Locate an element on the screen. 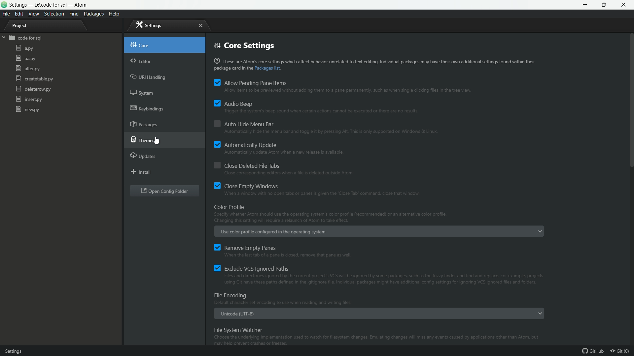  packages menu is located at coordinates (94, 14).